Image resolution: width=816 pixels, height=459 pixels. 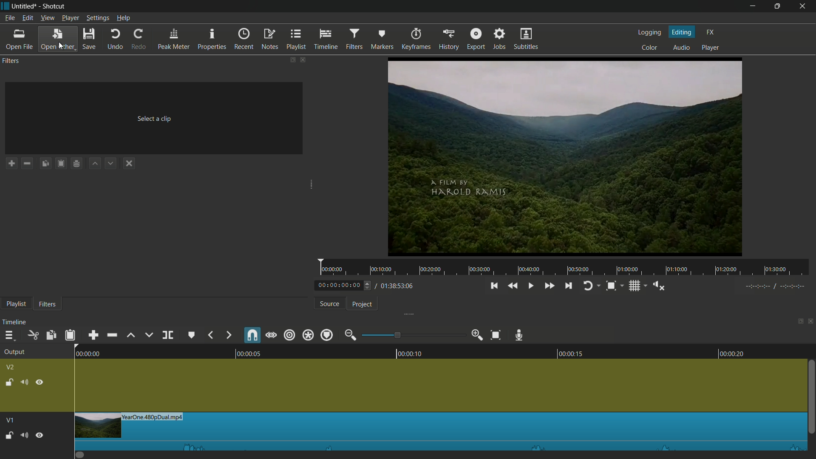 What do you see at coordinates (15, 323) in the screenshot?
I see `timeline` at bounding box center [15, 323].